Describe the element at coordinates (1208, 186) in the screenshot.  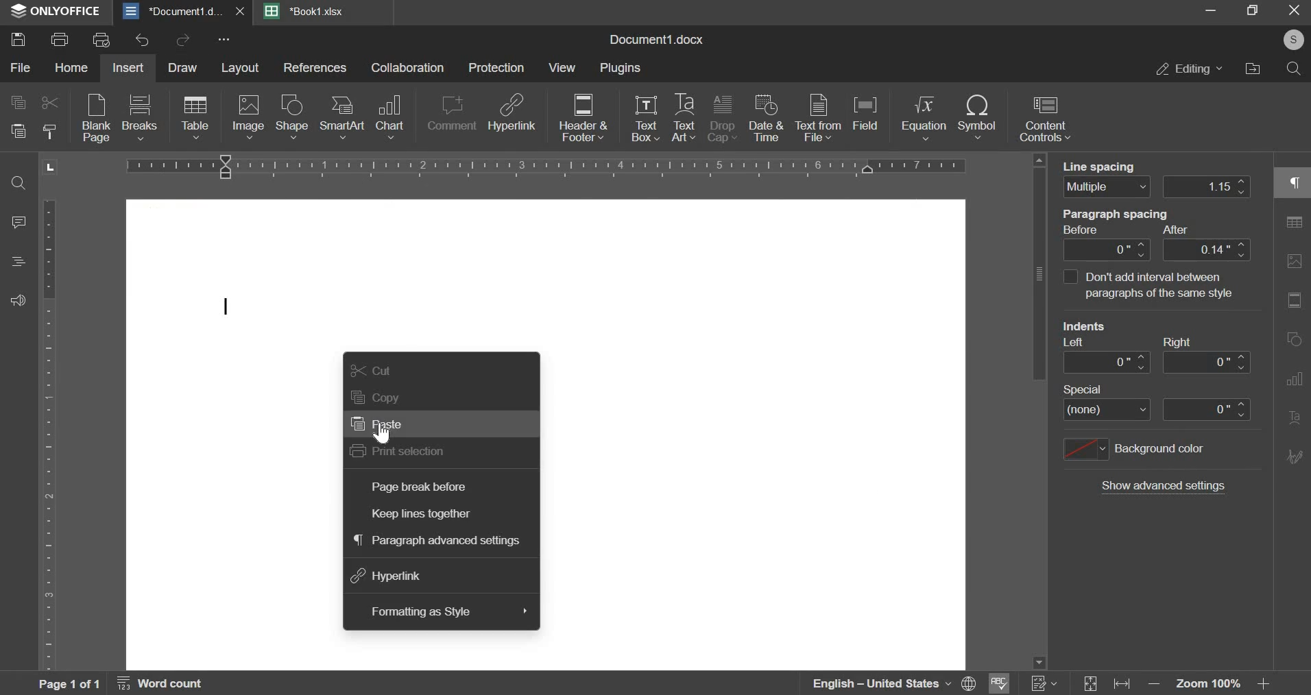
I see `line width` at that location.